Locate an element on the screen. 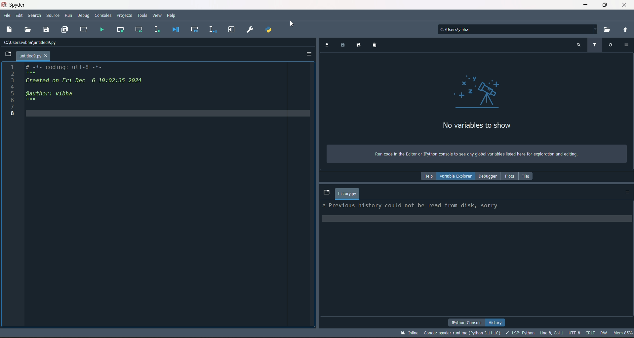 The width and height of the screenshot is (634, 338). filter variable is located at coordinates (595, 45).